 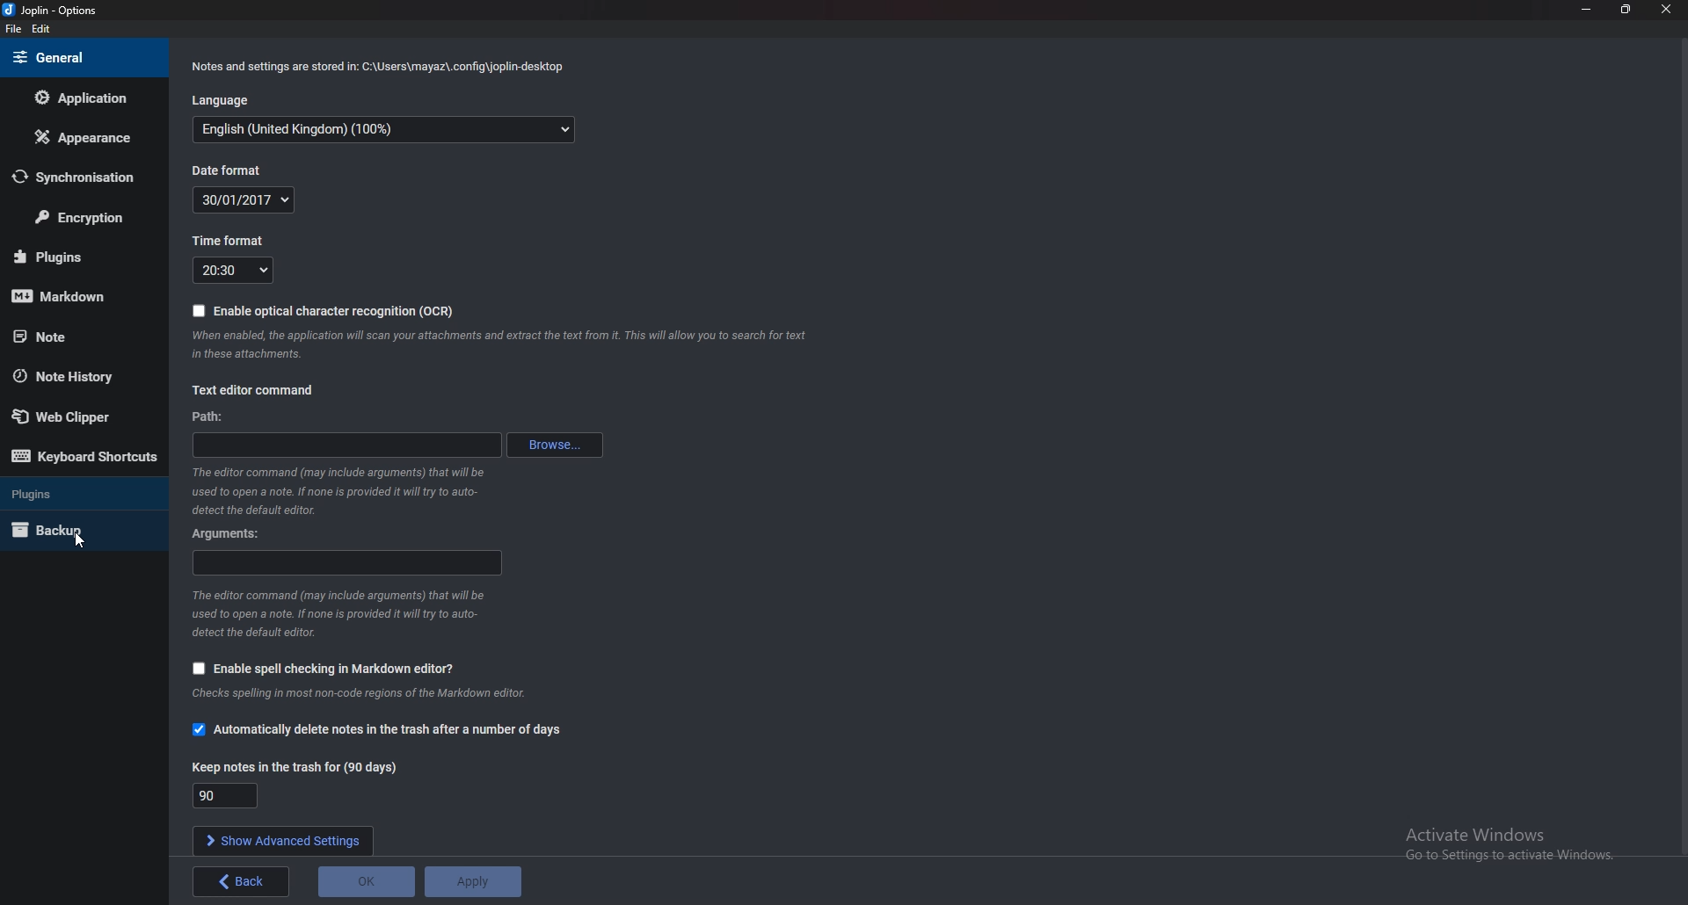 What do you see at coordinates (52, 11) in the screenshot?
I see `joplin` at bounding box center [52, 11].